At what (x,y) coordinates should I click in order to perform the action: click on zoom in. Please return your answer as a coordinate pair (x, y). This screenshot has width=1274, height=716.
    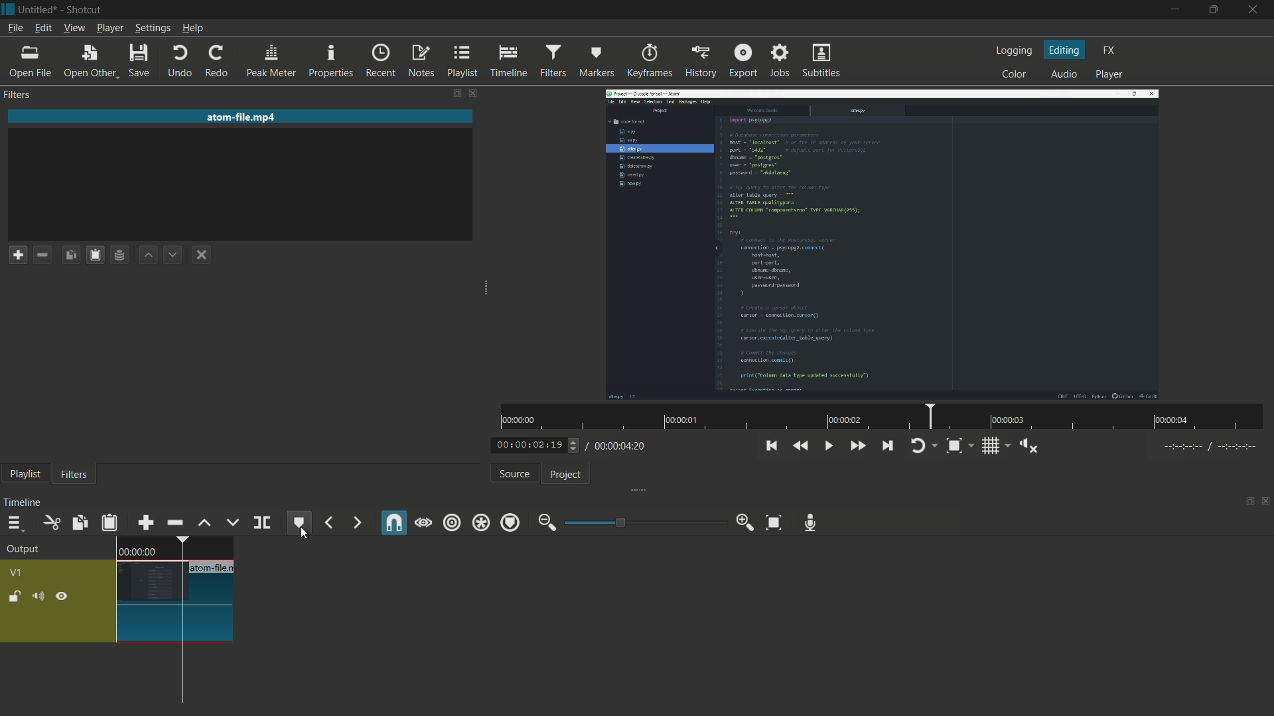
    Looking at the image, I should click on (746, 524).